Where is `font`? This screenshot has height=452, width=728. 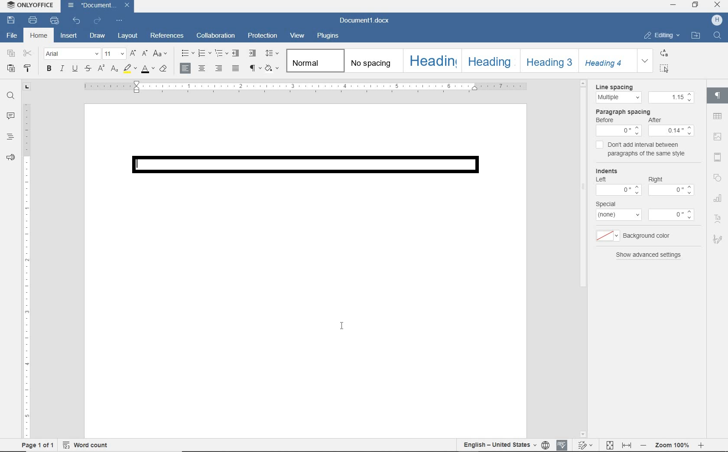
font is located at coordinates (71, 54).